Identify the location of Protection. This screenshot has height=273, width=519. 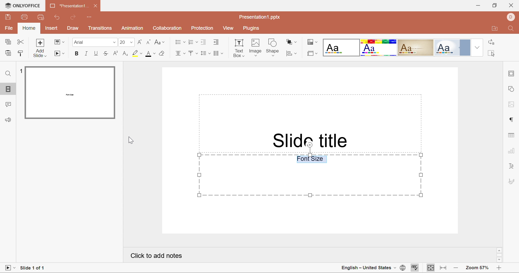
(202, 28).